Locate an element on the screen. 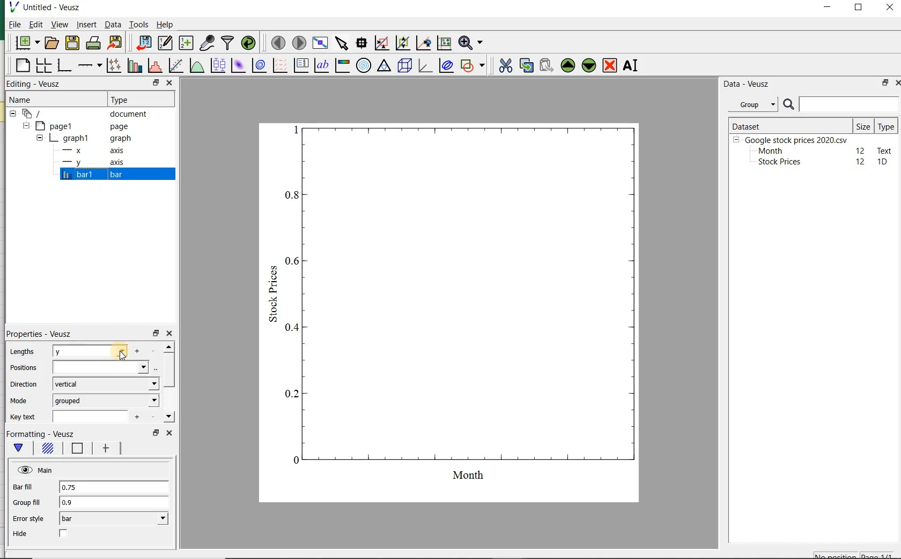 This screenshot has width=901, height=559. arrange graphs in a grid is located at coordinates (42, 66).